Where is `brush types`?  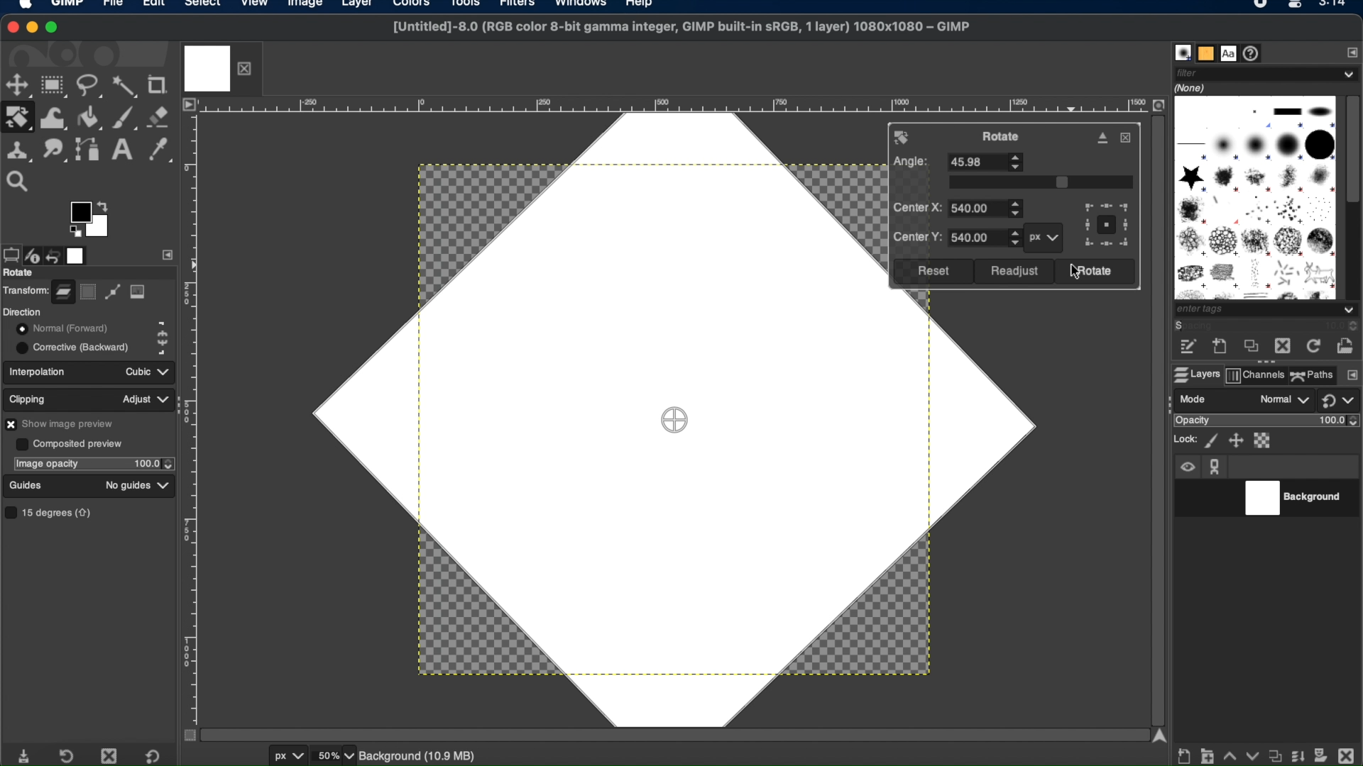 brush types is located at coordinates (1254, 197).